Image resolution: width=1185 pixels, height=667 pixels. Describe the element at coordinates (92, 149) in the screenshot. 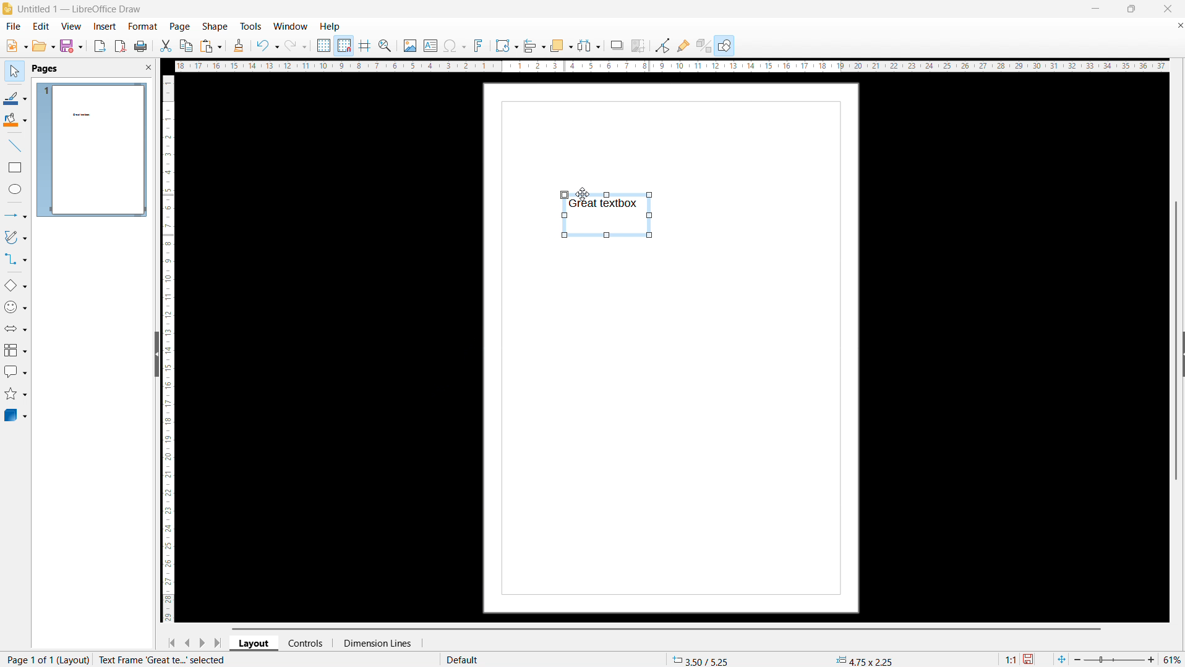

I see `page 1` at that location.